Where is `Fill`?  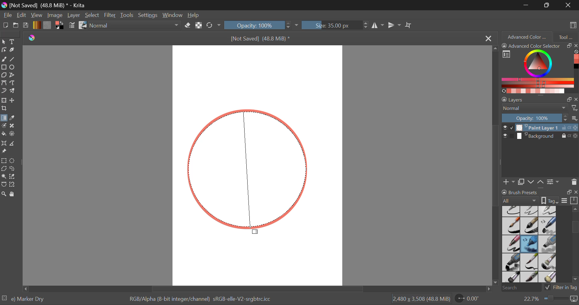
Fill is located at coordinates (4, 133).